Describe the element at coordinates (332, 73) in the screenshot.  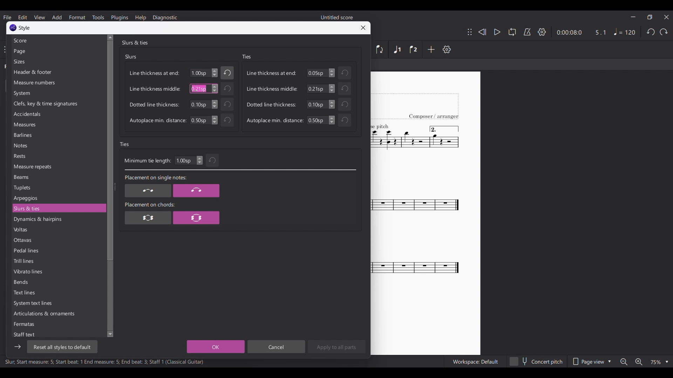
I see `Increase/Decrease Line thickness at end` at that location.